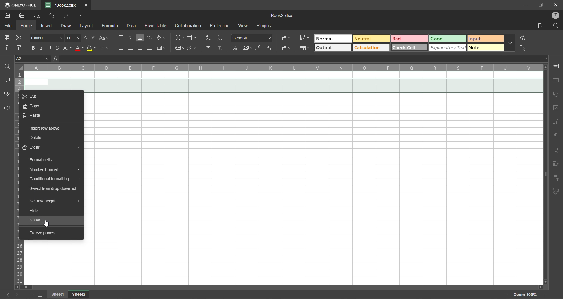  Describe the element at coordinates (556, 191) in the screenshot. I see `signature` at that location.